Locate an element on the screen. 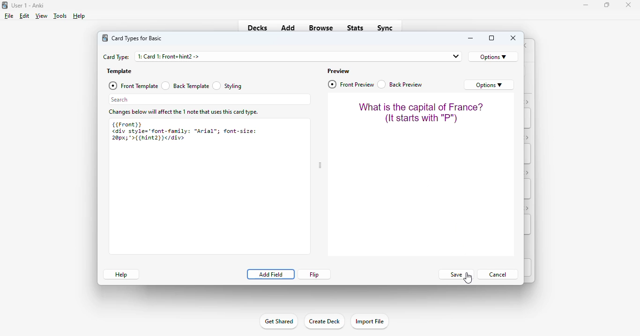  template is located at coordinates (119, 72).